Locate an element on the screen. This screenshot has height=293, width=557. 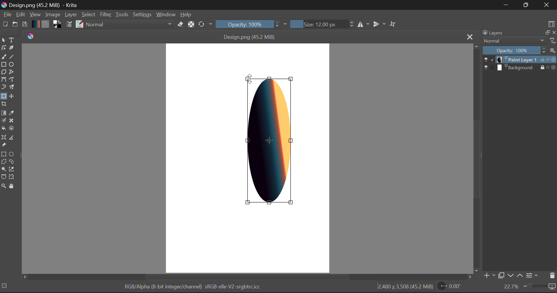
Polygon Selection is located at coordinates (3, 162).